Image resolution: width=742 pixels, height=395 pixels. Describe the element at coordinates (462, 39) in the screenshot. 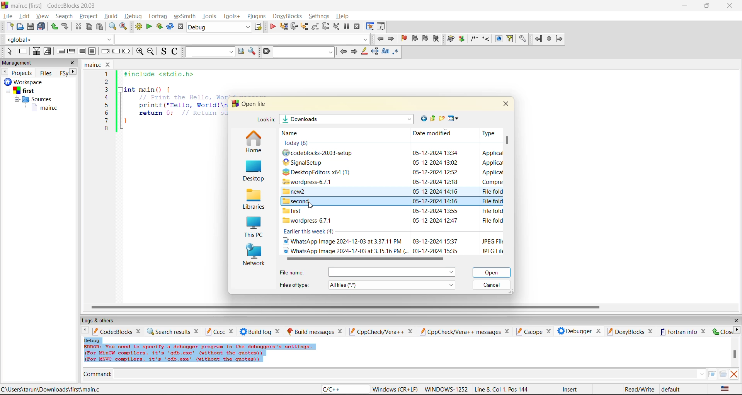

I see `Run` at that location.